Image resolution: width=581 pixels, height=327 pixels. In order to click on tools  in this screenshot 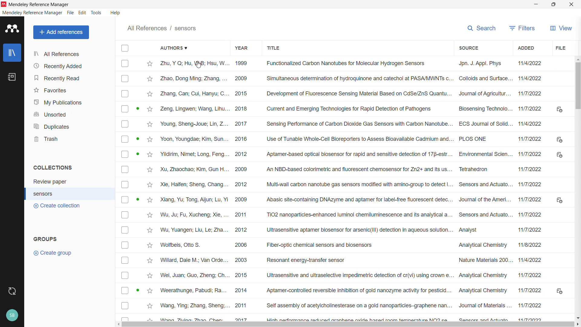, I will do `click(97, 13)`.